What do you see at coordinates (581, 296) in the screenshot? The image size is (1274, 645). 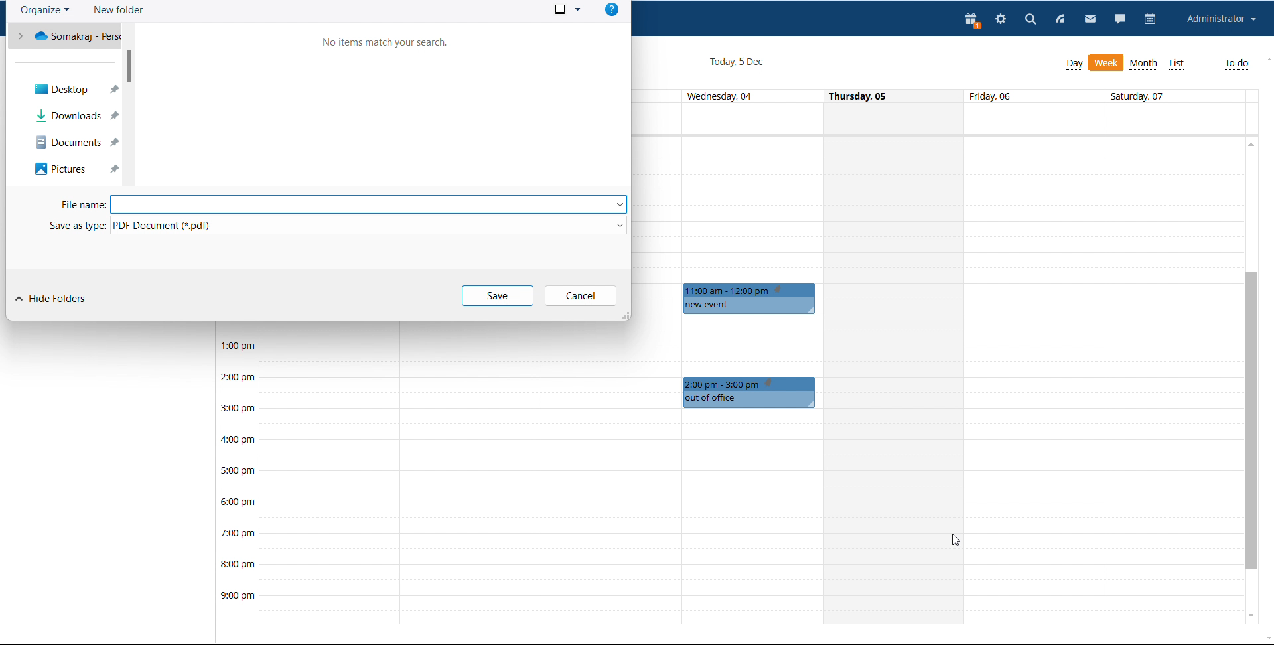 I see `cancel` at bounding box center [581, 296].